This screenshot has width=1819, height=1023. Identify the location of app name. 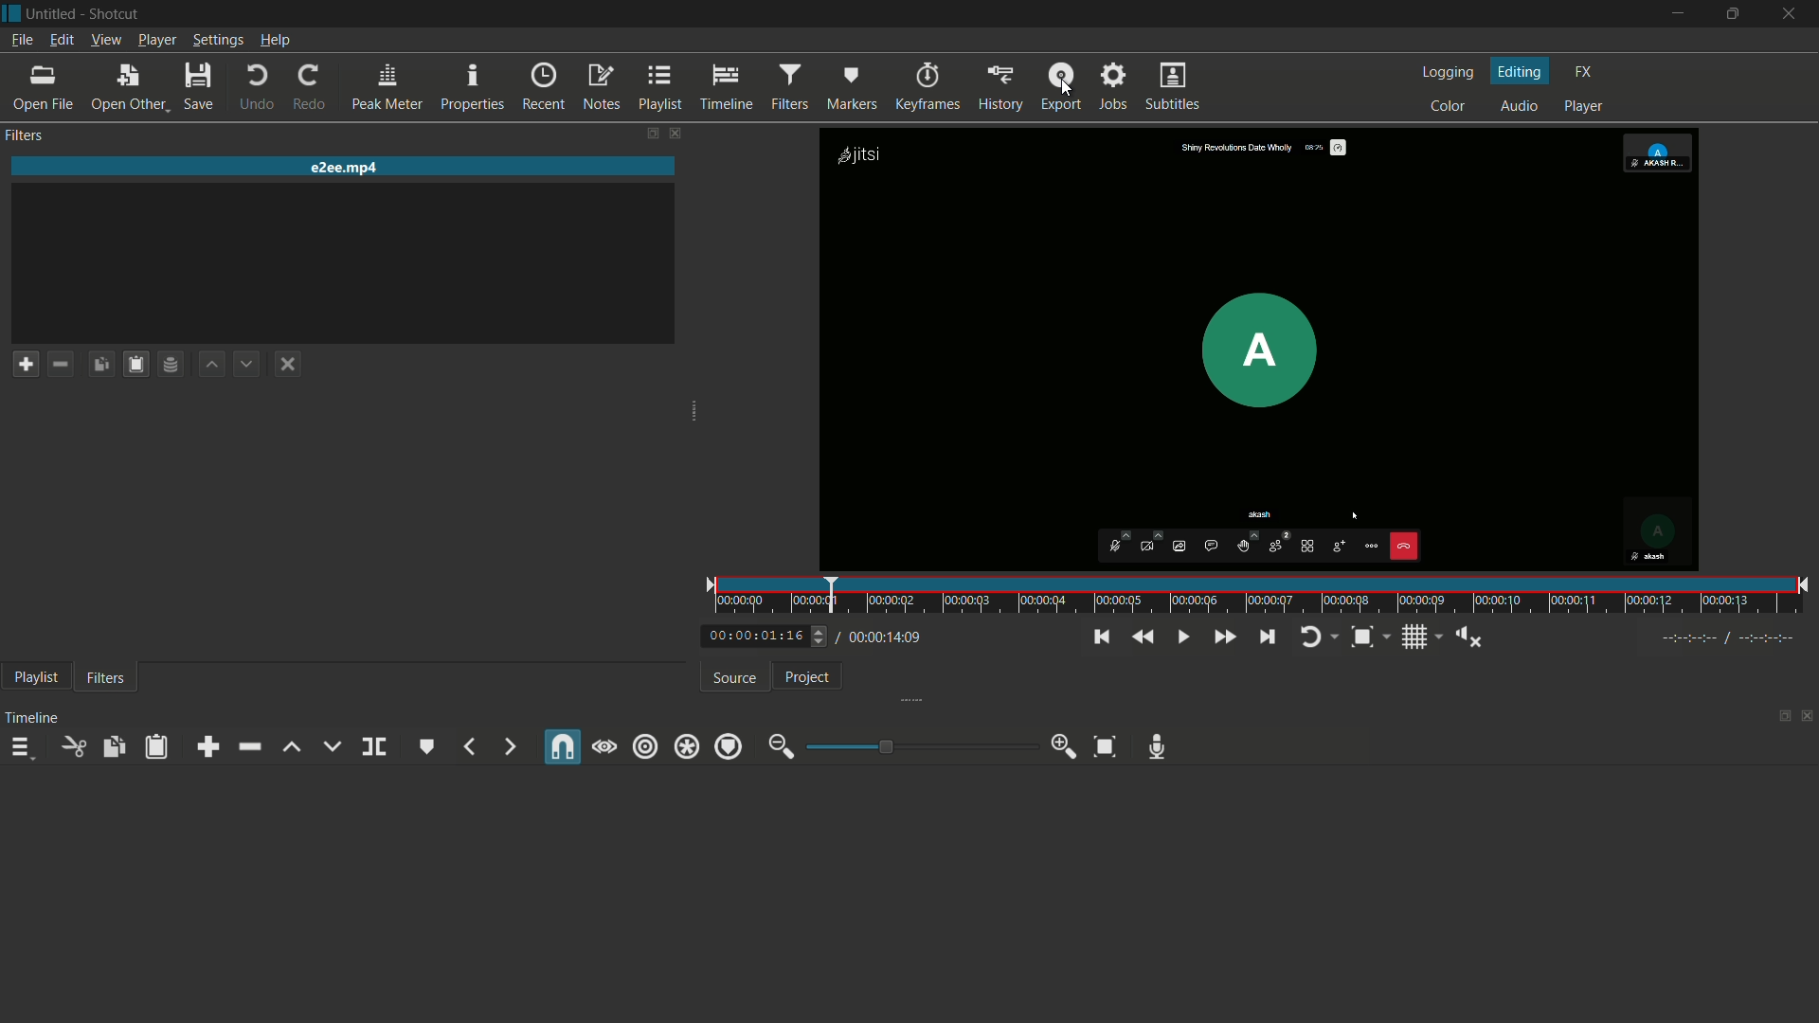
(117, 14).